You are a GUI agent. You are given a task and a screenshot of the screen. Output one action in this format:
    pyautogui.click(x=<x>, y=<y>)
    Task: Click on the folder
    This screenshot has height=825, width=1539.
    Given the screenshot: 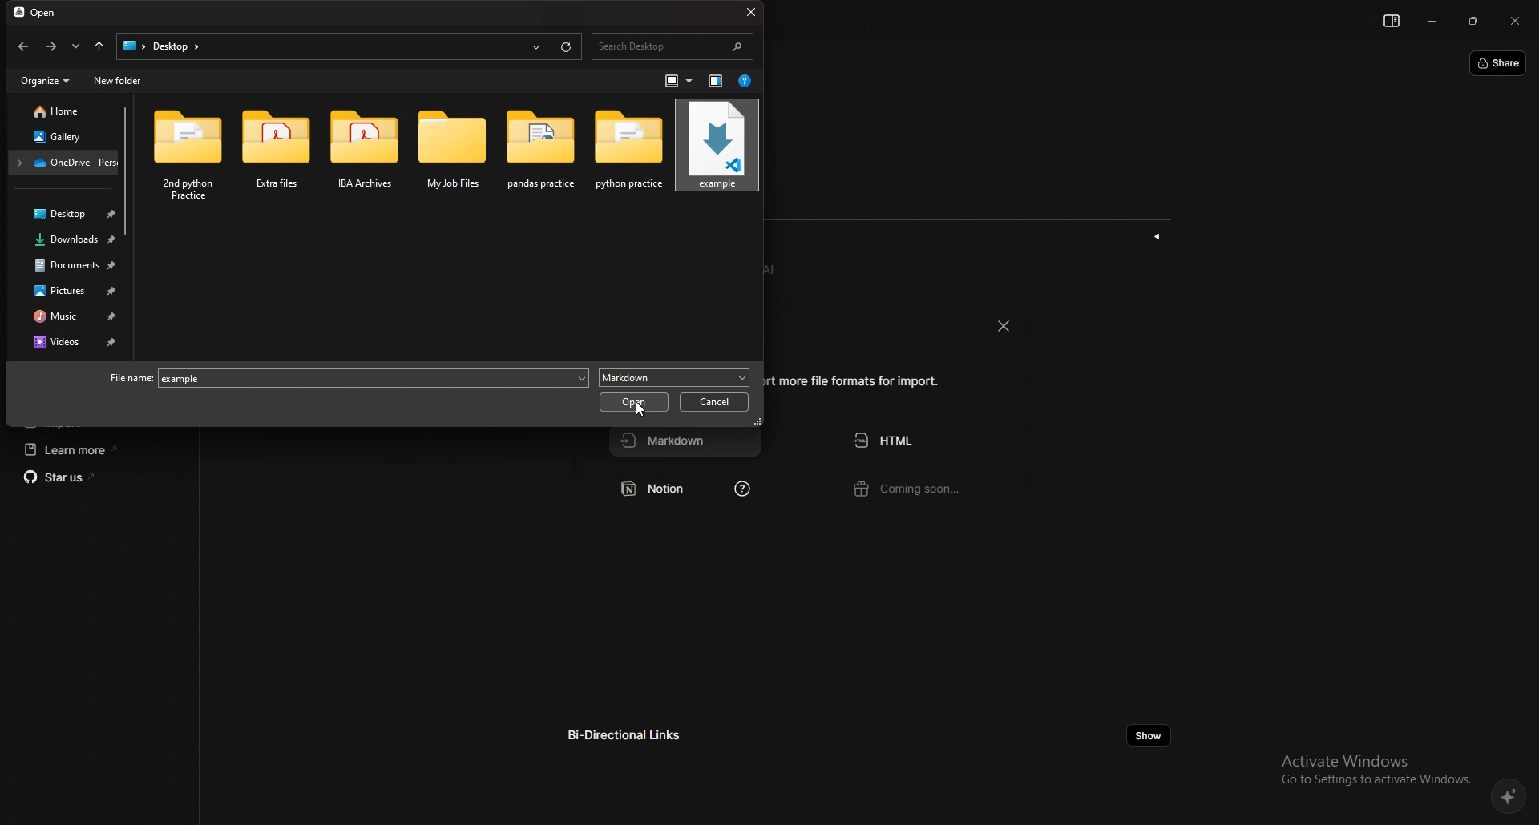 What is the action you would take?
    pyautogui.click(x=541, y=157)
    